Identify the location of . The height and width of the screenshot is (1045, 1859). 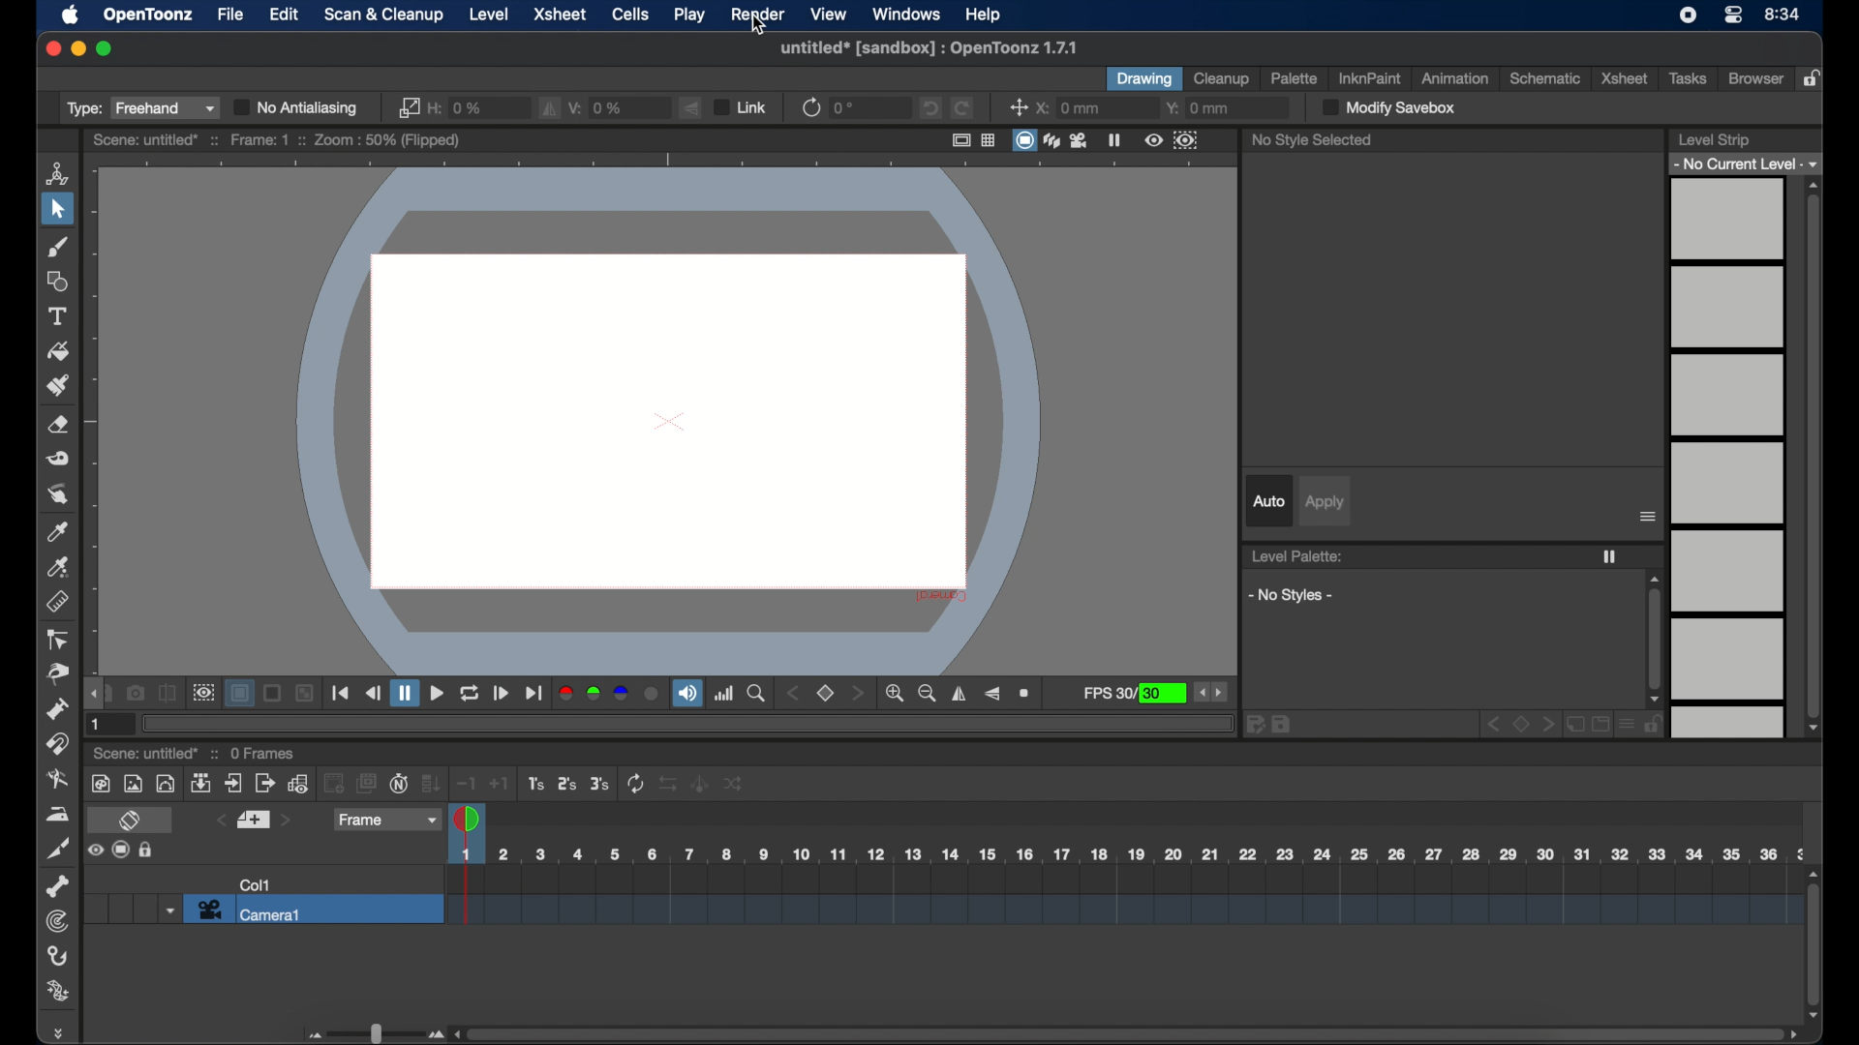
(168, 784).